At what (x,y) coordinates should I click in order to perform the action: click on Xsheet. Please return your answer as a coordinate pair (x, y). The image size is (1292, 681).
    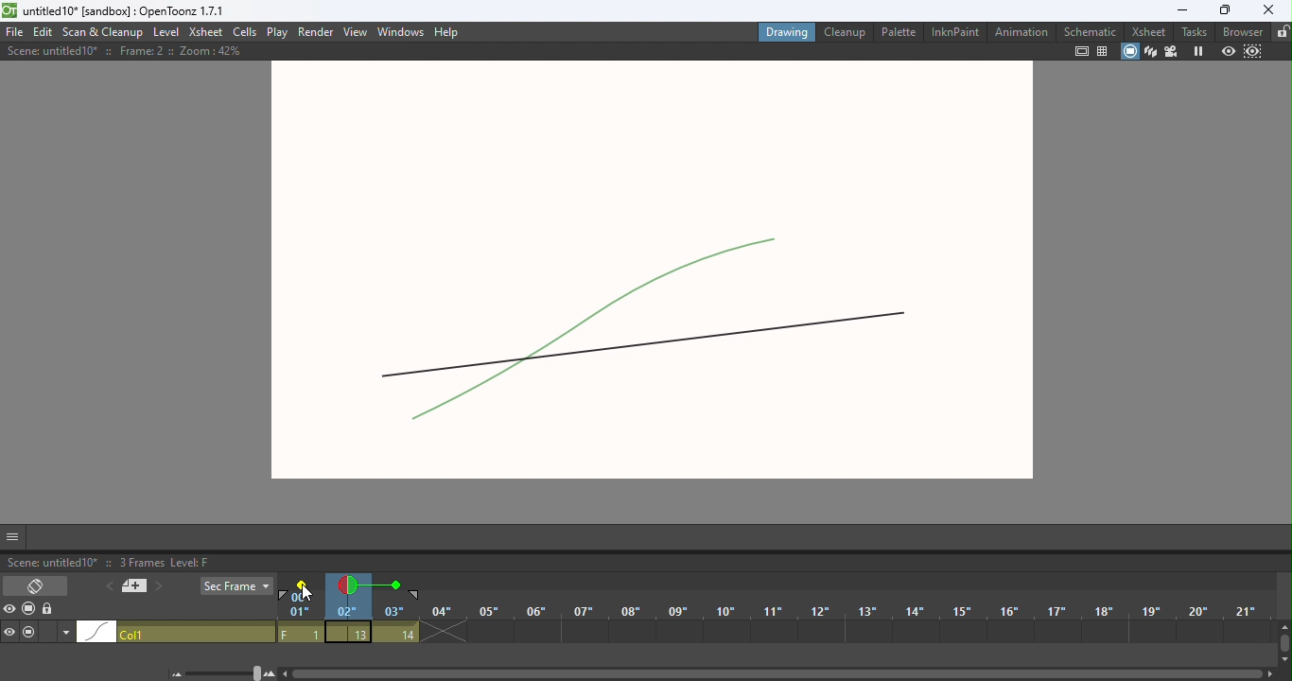
    Looking at the image, I should click on (205, 32).